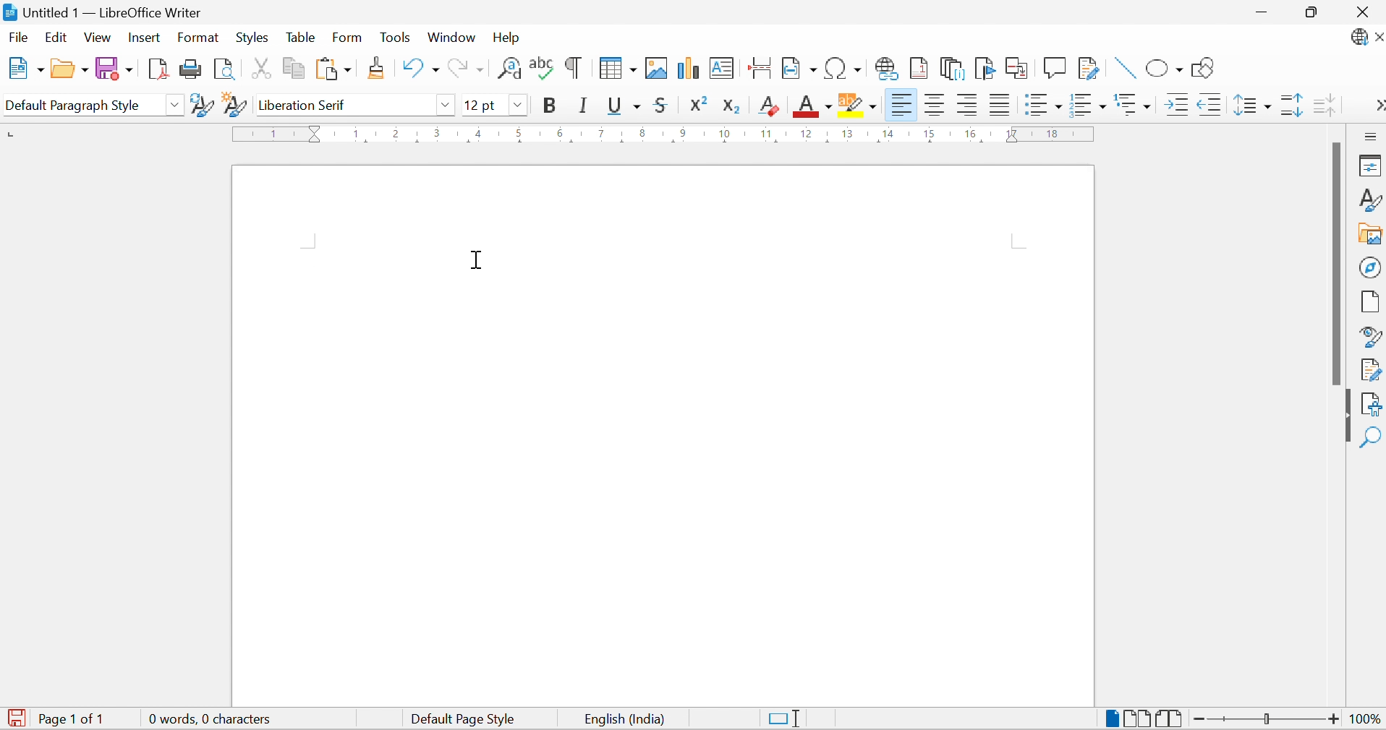 The height and width of the screenshot is (730, 1386). Describe the element at coordinates (799, 67) in the screenshot. I see `Insert Field` at that location.